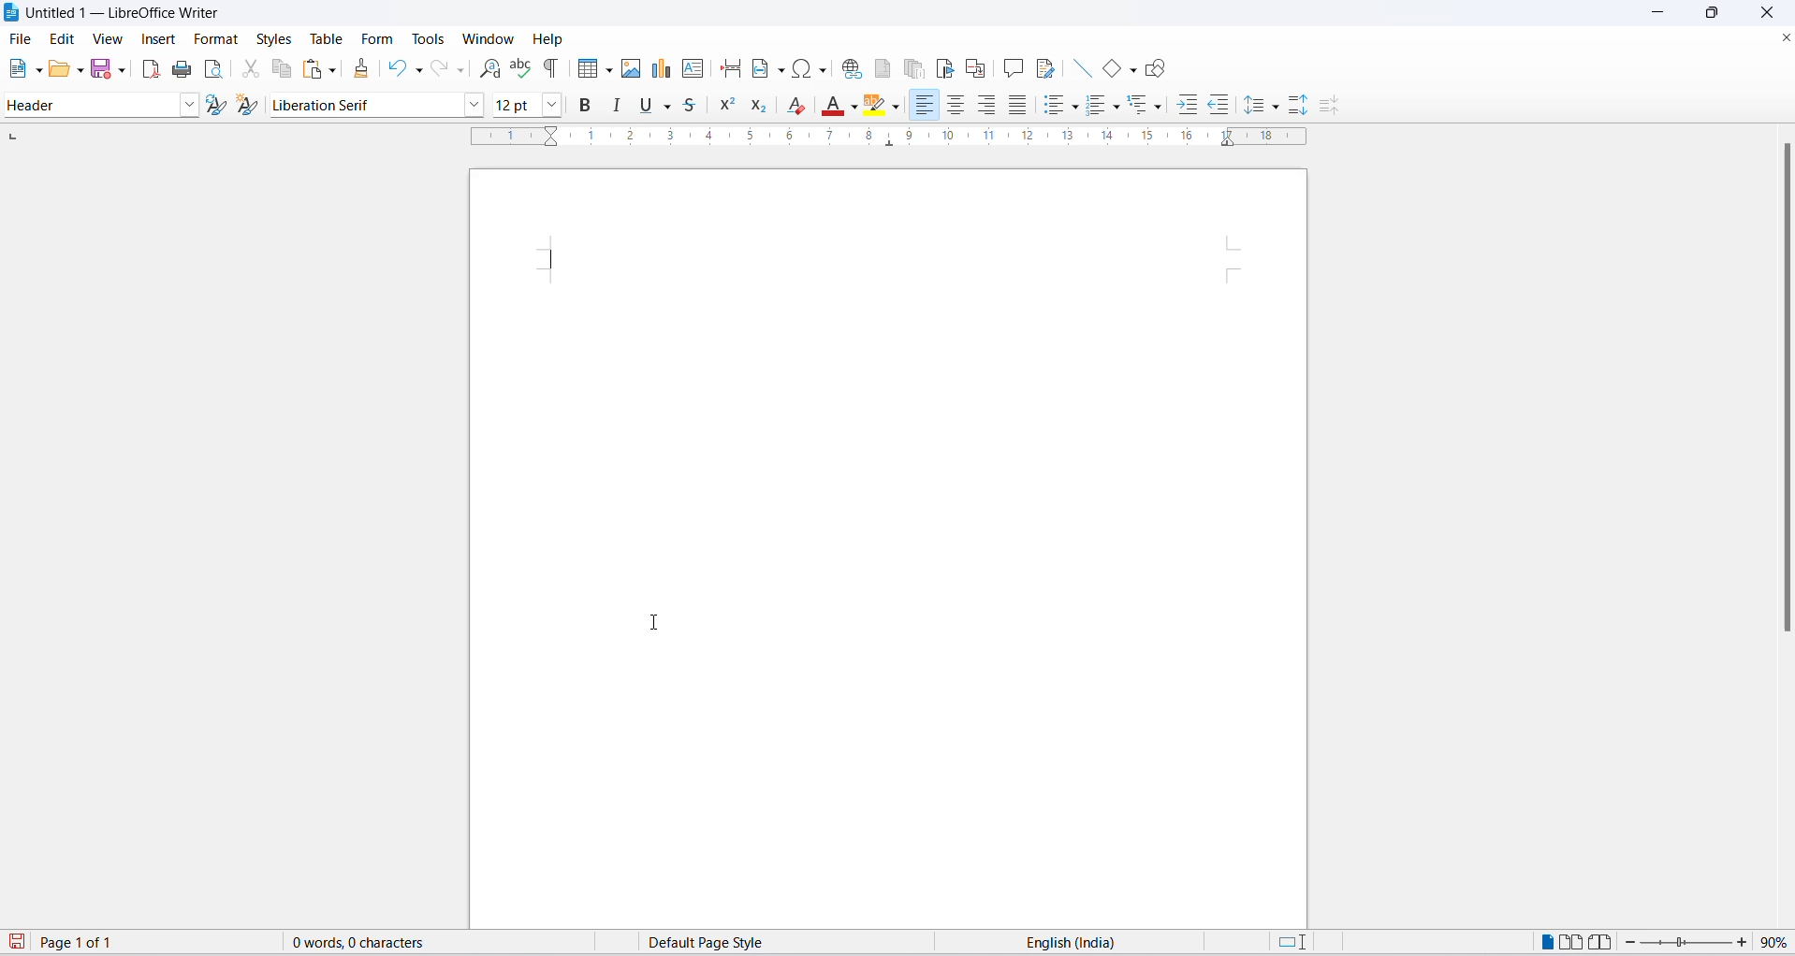 This screenshot has height=956, width=1795. I want to click on open, so click(59, 70).